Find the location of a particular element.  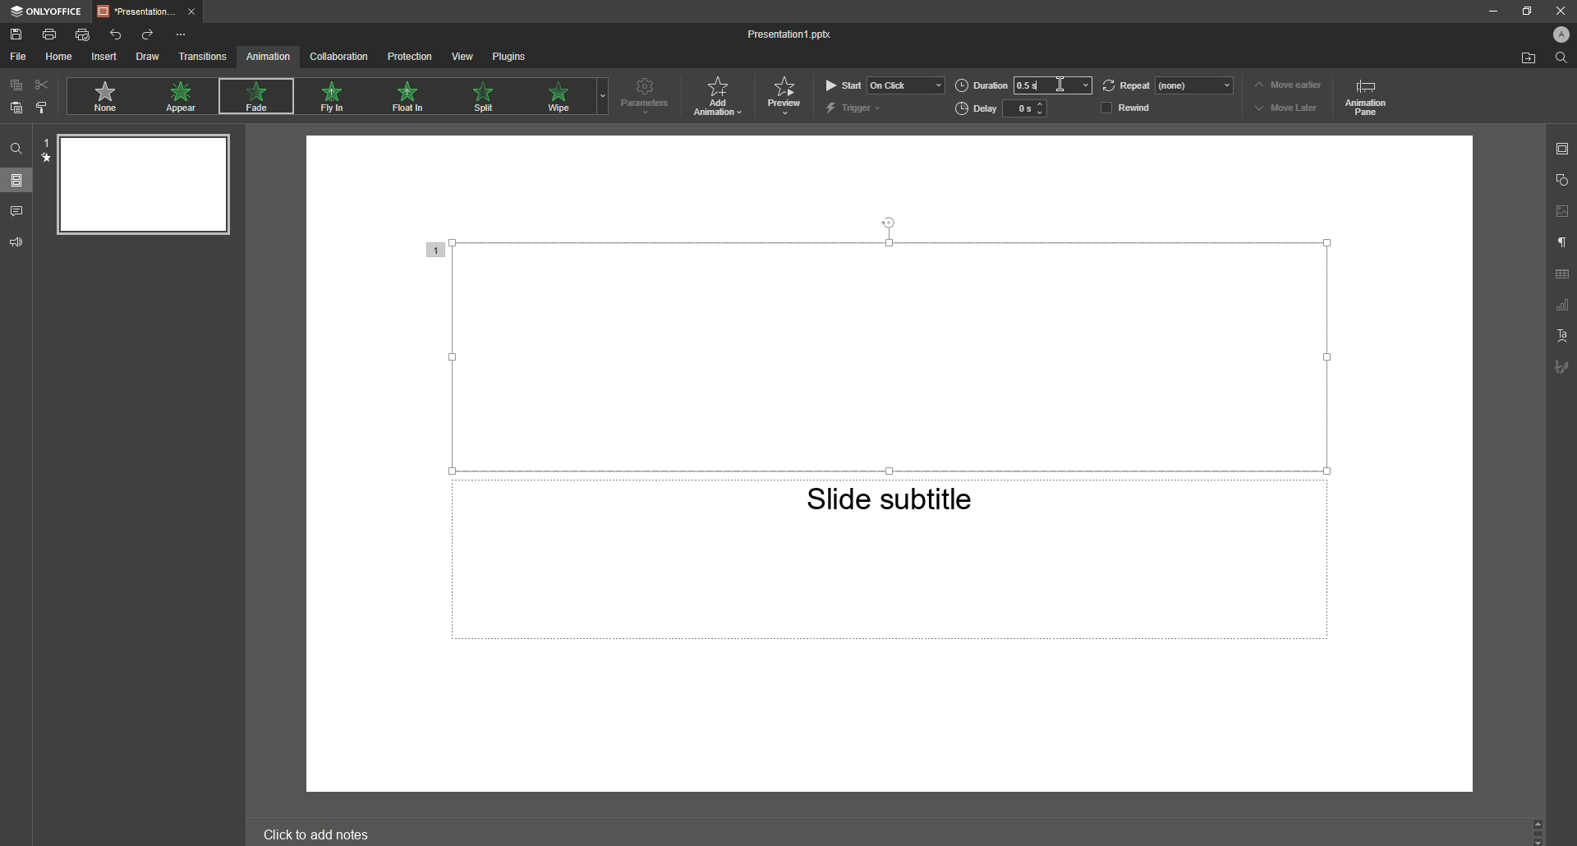

Float In is located at coordinates (410, 98).